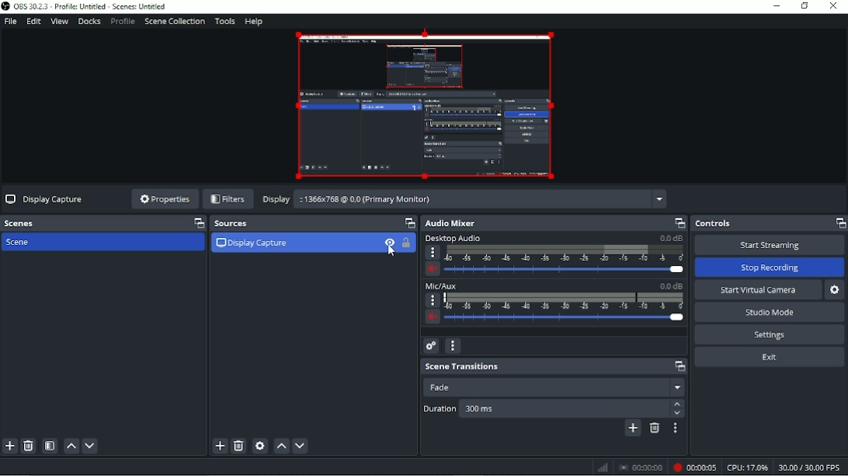 This screenshot has width=848, height=476. What do you see at coordinates (89, 22) in the screenshot?
I see `Docks` at bounding box center [89, 22].